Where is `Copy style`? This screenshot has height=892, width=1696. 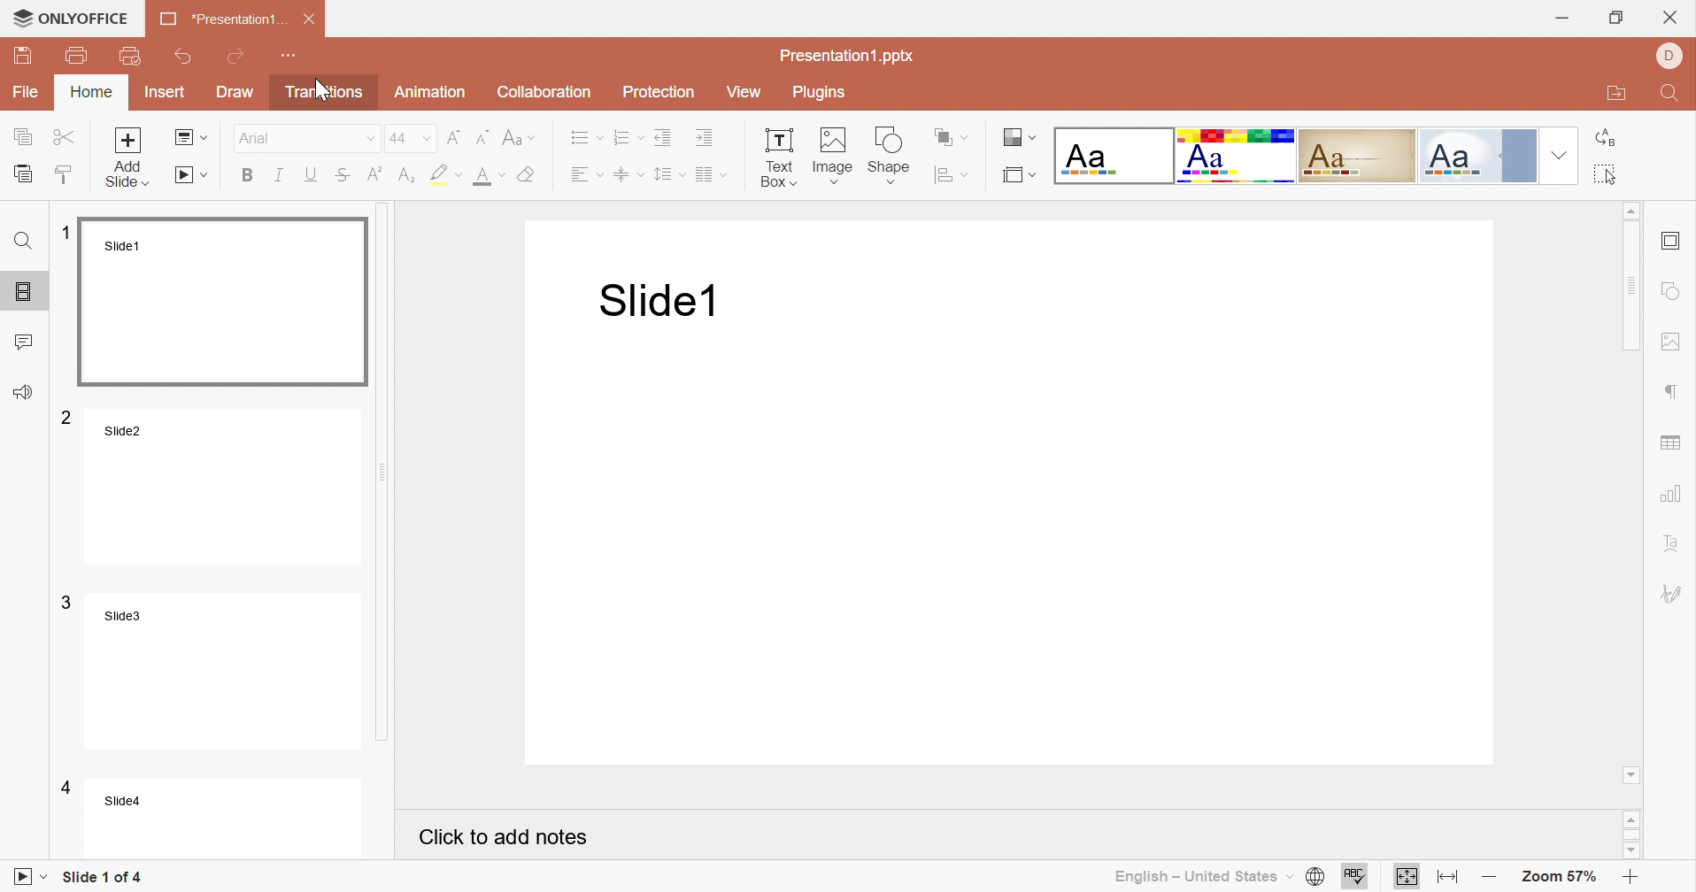 Copy style is located at coordinates (67, 176).